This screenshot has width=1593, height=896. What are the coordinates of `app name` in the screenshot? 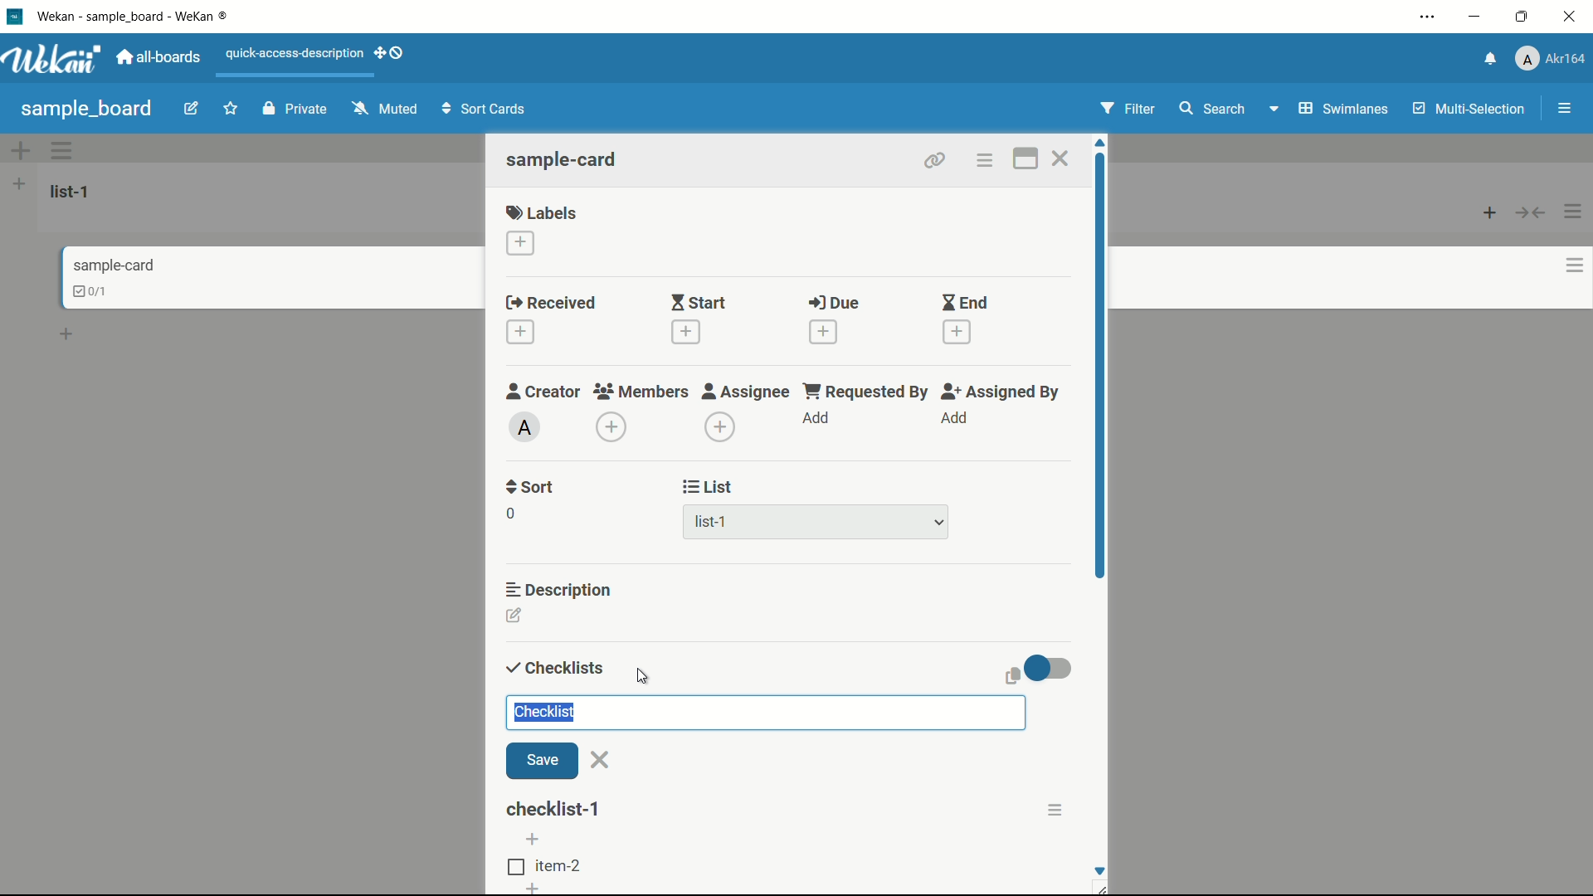 It's located at (135, 16).